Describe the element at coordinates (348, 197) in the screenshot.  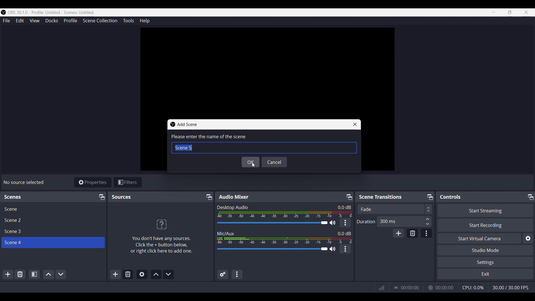
I see `Minimize` at that location.